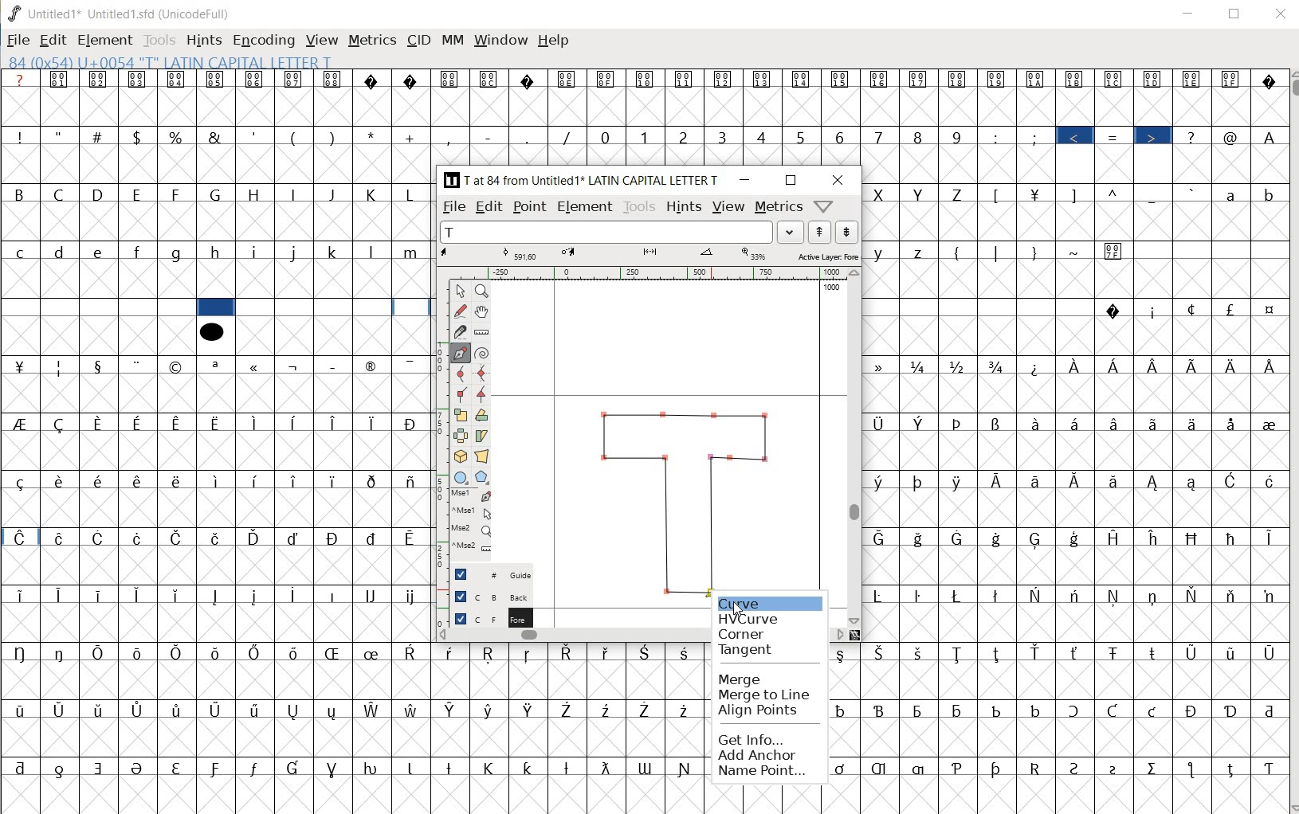 Image resolution: width=1299 pixels, height=814 pixels. What do you see at coordinates (413, 194) in the screenshot?
I see `L` at bounding box center [413, 194].